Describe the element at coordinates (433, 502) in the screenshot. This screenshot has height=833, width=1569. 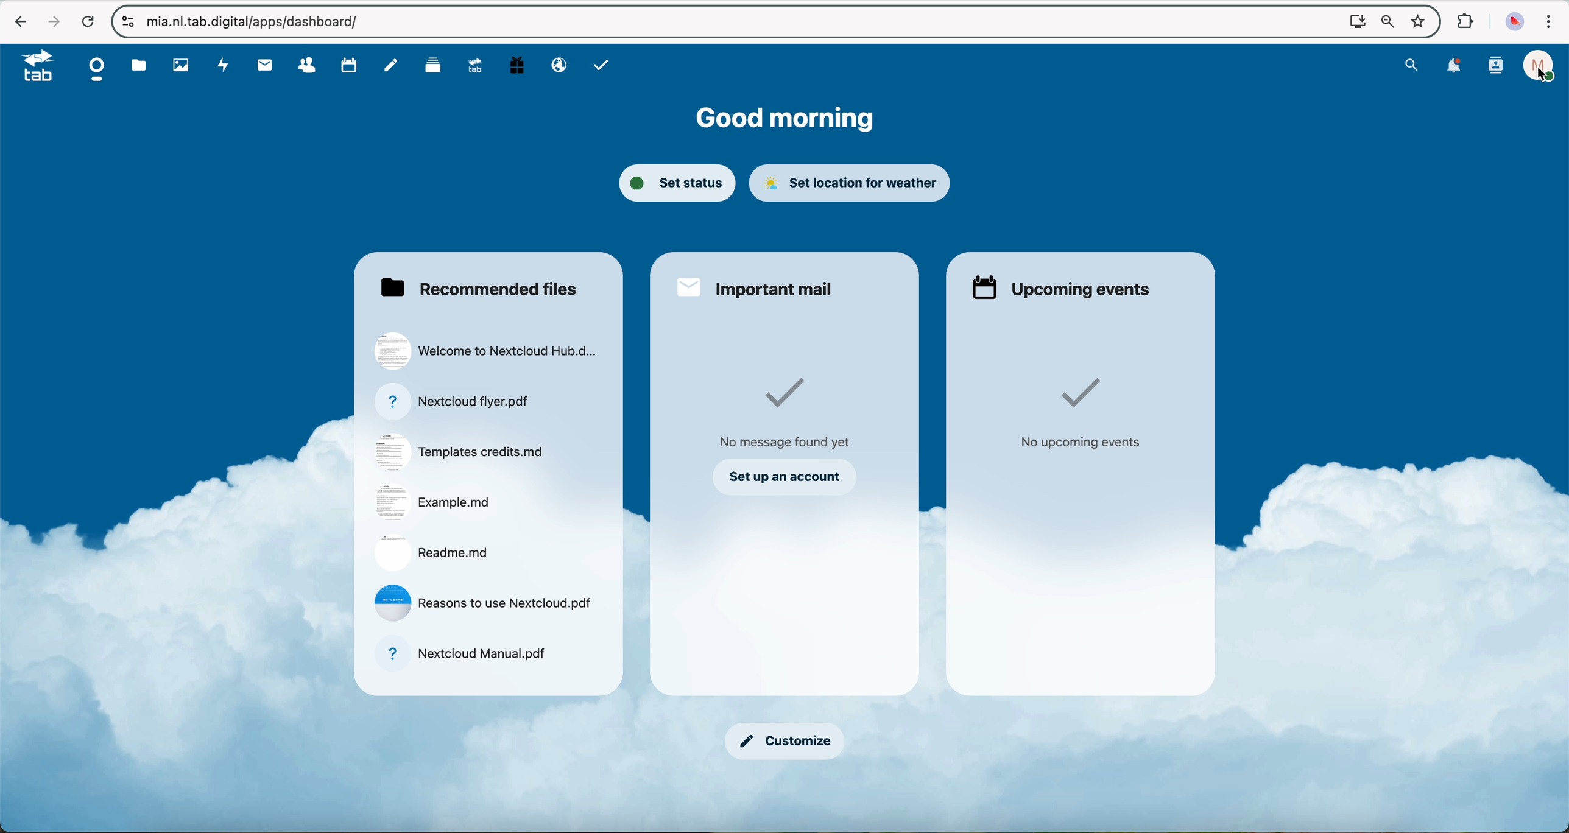
I see `file` at that location.